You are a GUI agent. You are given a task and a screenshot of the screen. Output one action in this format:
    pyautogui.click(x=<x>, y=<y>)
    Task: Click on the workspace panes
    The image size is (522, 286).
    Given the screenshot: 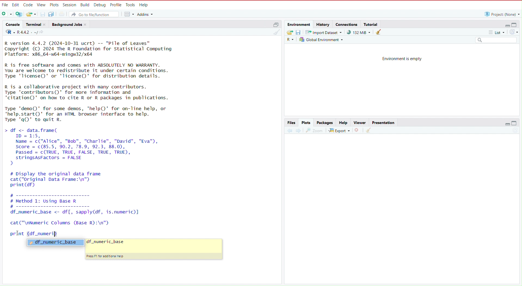 What is the action you would take?
    pyautogui.click(x=129, y=14)
    